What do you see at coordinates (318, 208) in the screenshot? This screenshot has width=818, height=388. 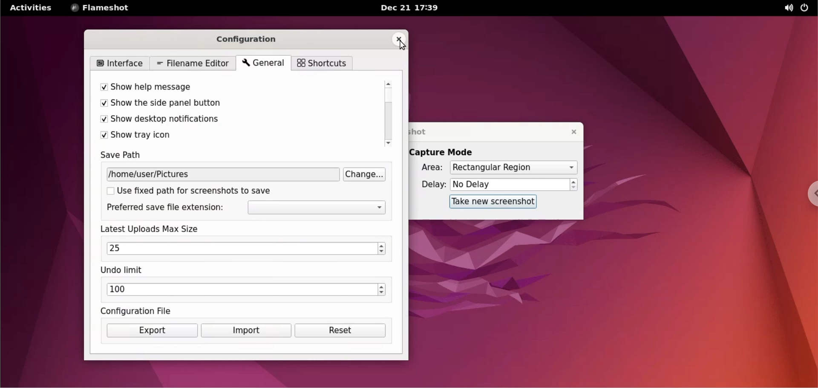 I see `extension dropdown` at bounding box center [318, 208].